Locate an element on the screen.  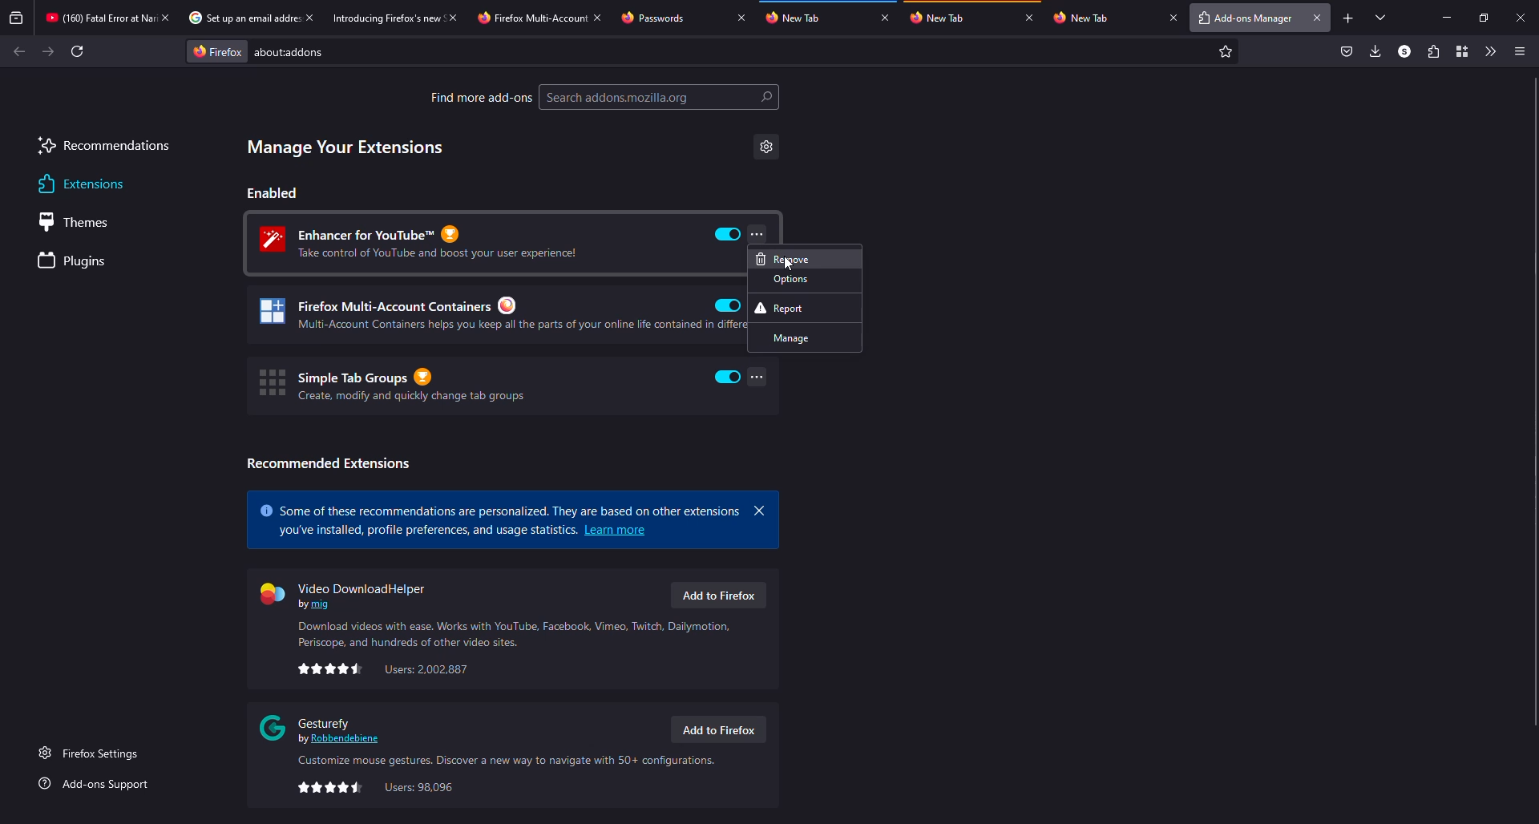
close is located at coordinates (452, 18).